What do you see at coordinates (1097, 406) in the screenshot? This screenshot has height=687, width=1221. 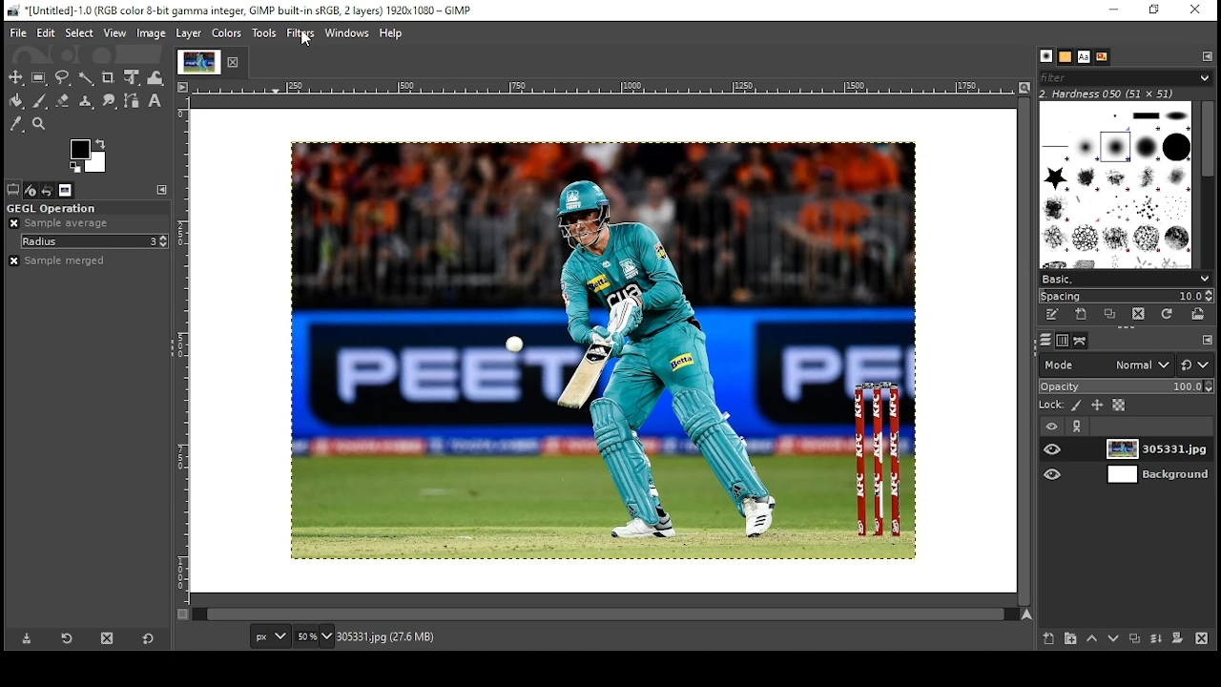 I see `lock position and size` at bounding box center [1097, 406].